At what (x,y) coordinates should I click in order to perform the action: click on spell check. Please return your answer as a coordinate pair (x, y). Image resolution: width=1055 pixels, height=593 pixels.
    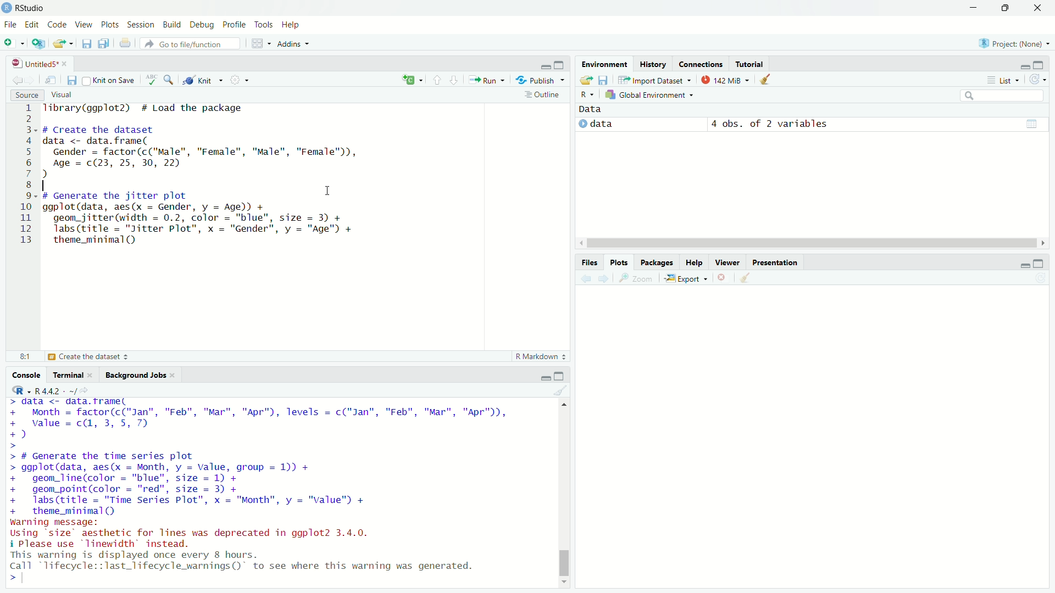
    Looking at the image, I should click on (151, 80).